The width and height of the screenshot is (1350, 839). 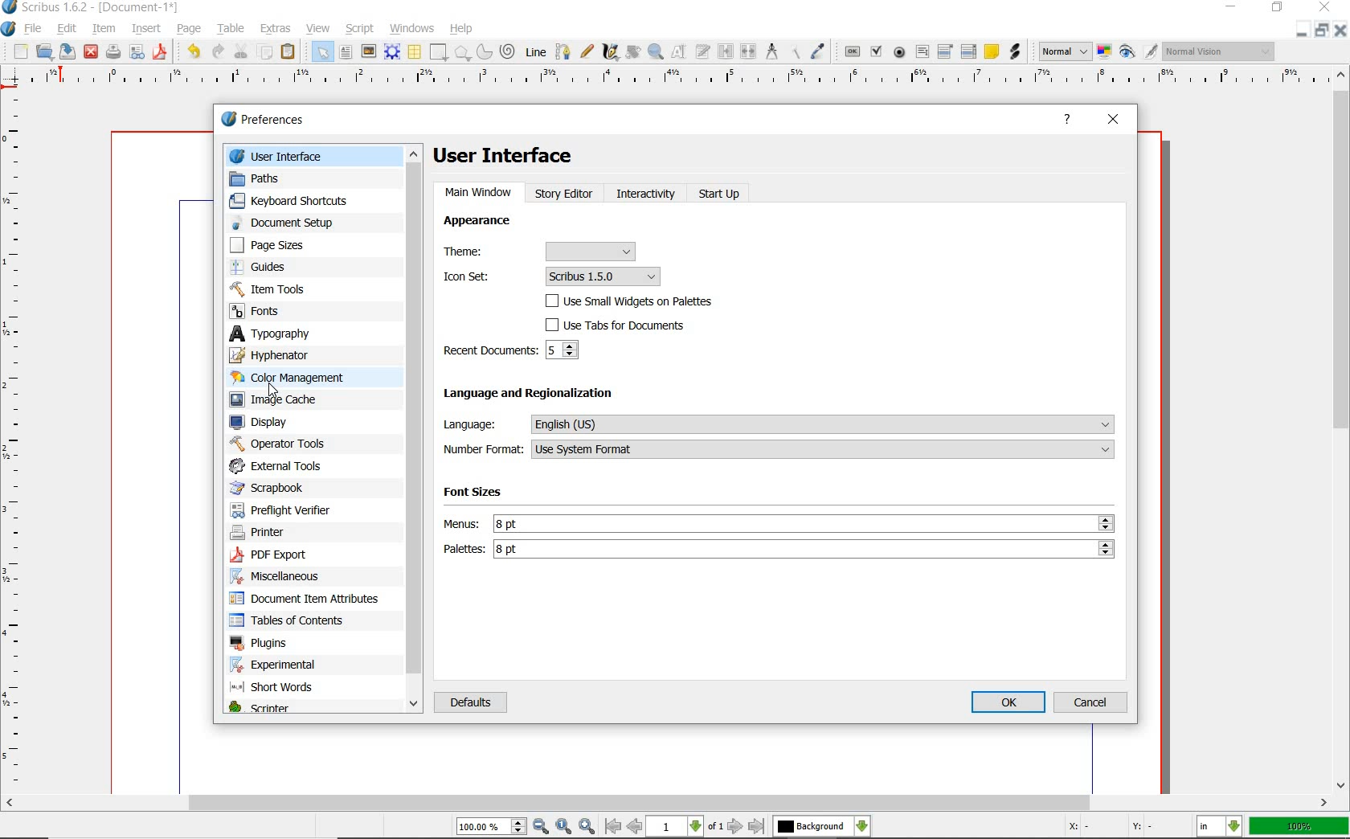 What do you see at coordinates (306, 644) in the screenshot?
I see `plugins` at bounding box center [306, 644].